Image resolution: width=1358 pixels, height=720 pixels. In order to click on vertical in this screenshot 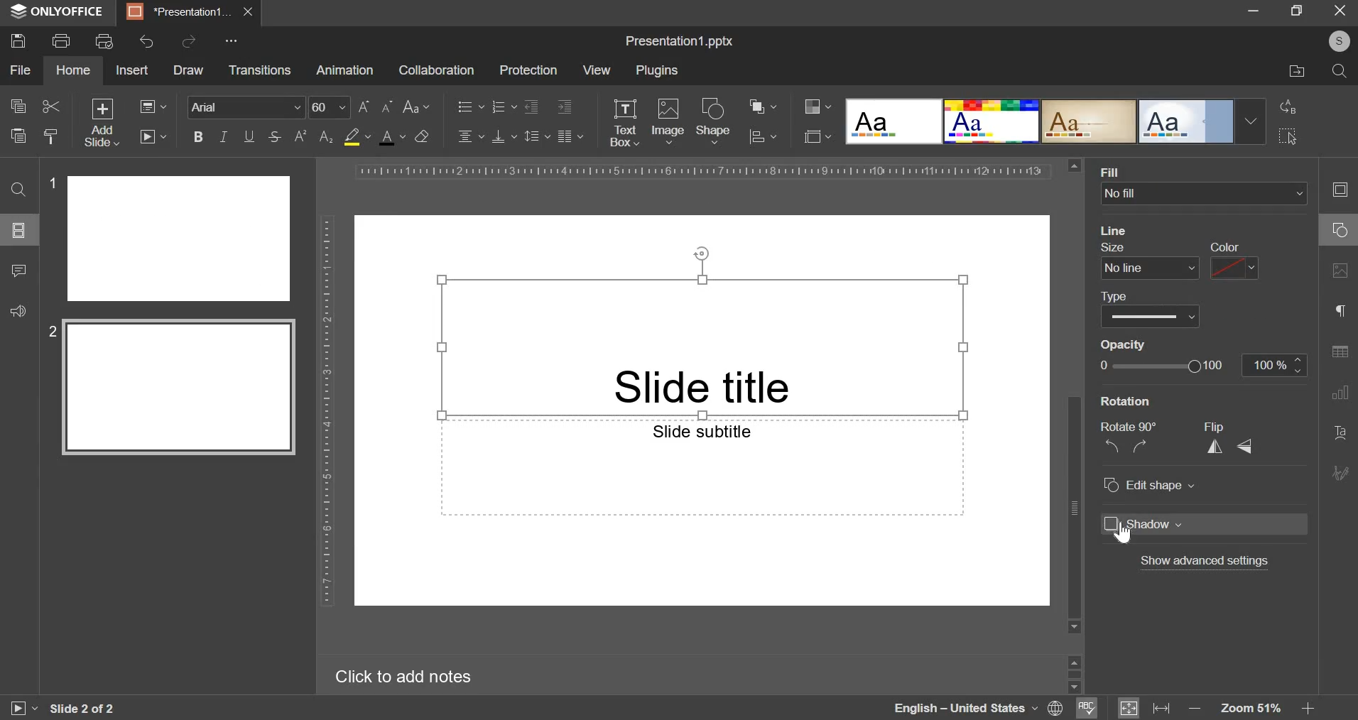, I will do `click(1218, 445)`.